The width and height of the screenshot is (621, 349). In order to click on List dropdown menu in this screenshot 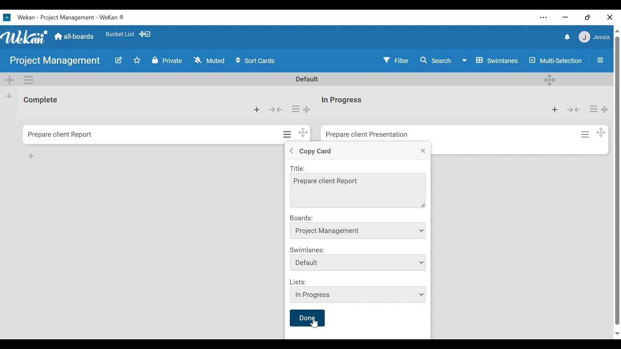, I will do `click(358, 295)`.